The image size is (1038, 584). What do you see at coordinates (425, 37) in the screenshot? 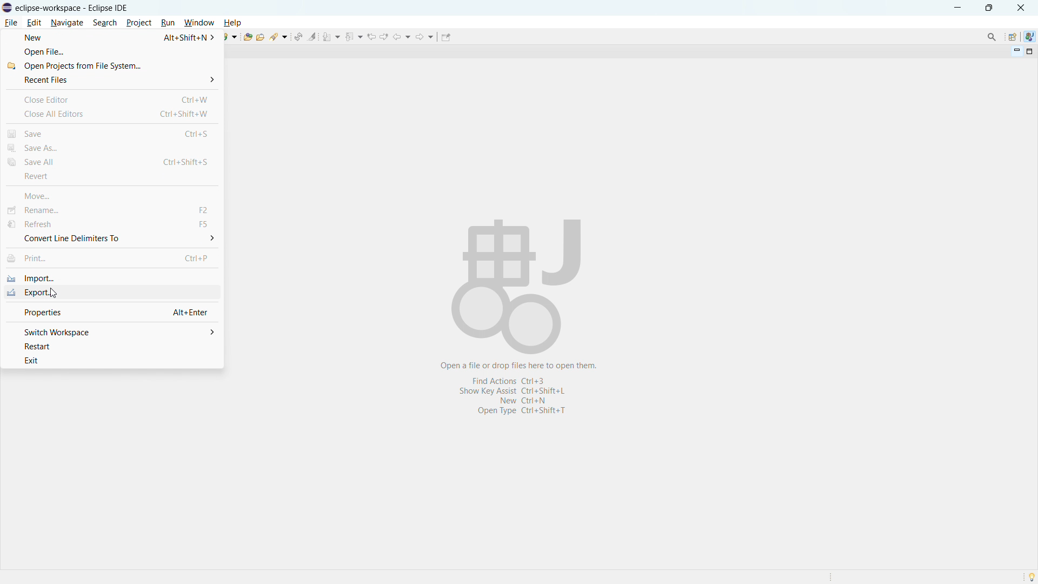
I see `forward` at bounding box center [425, 37].